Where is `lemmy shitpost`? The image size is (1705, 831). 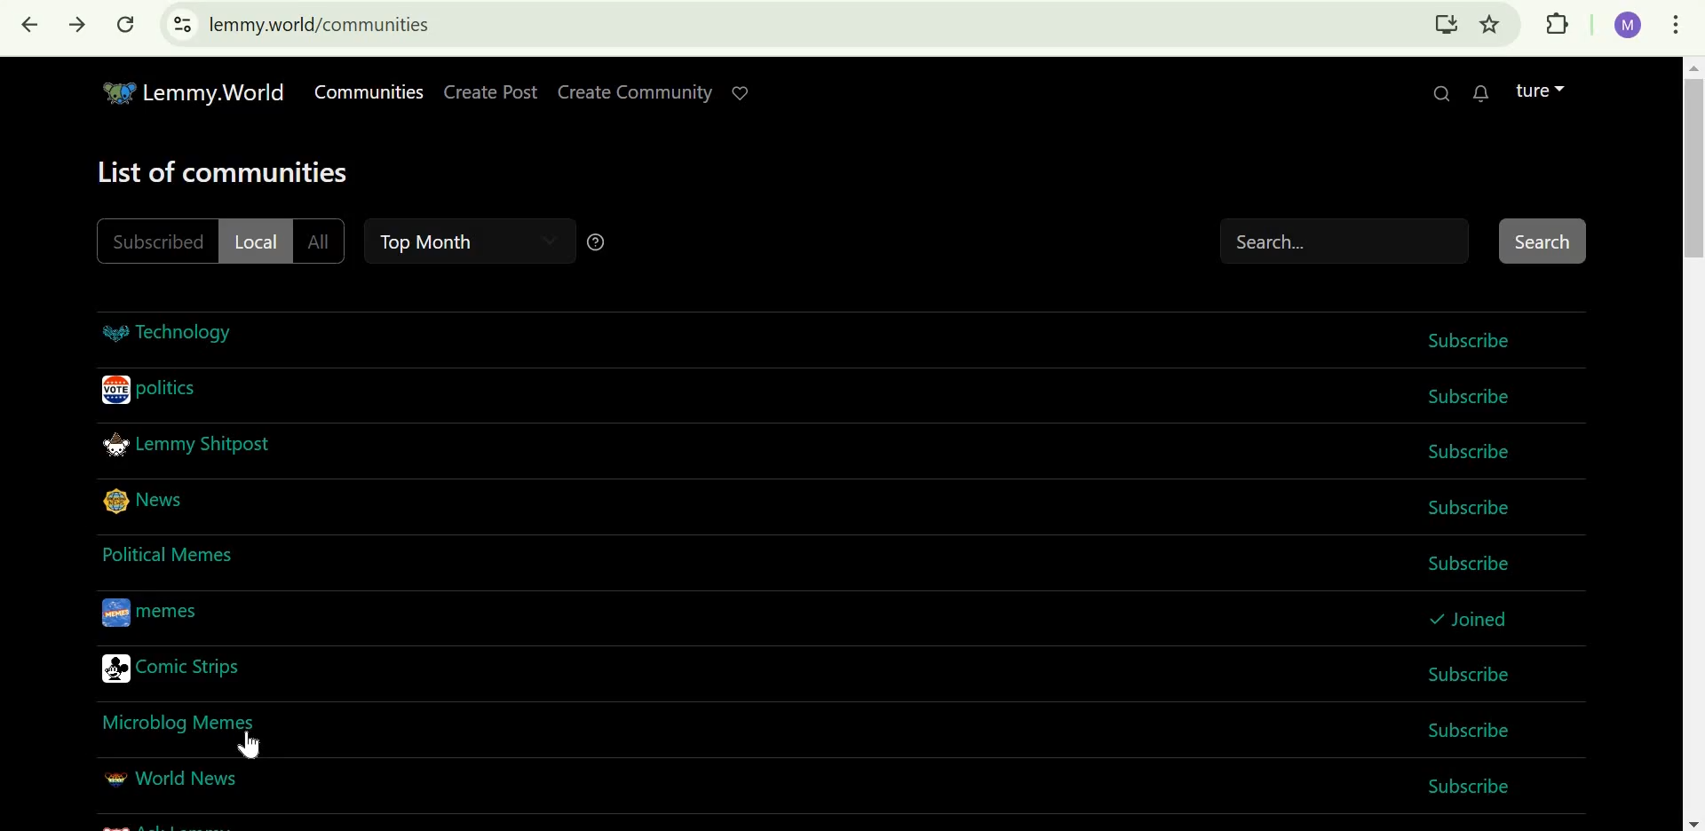
lemmy shitpost is located at coordinates (188, 445).